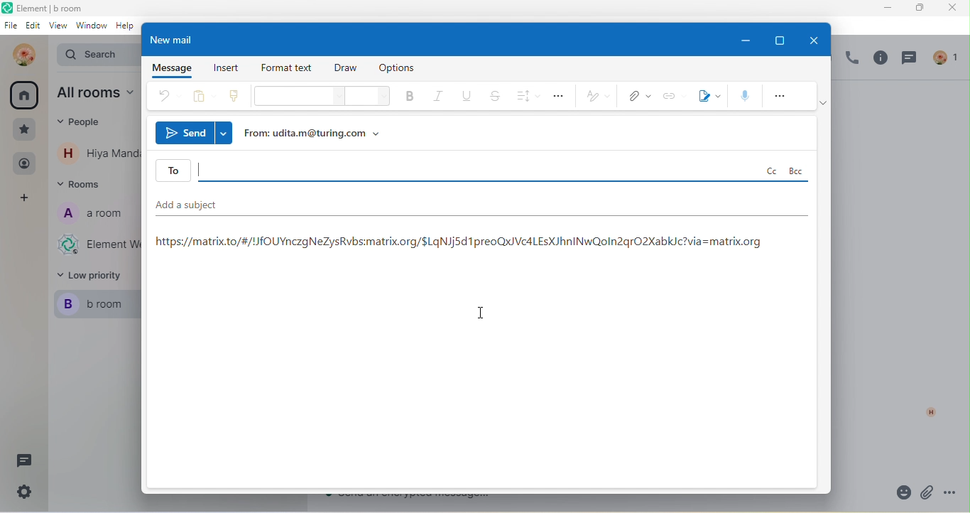 This screenshot has width=970, height=513. What do you see at coordinates (349, 70) in the screenshot?
I see `draw` at bounding box center [349, 70].